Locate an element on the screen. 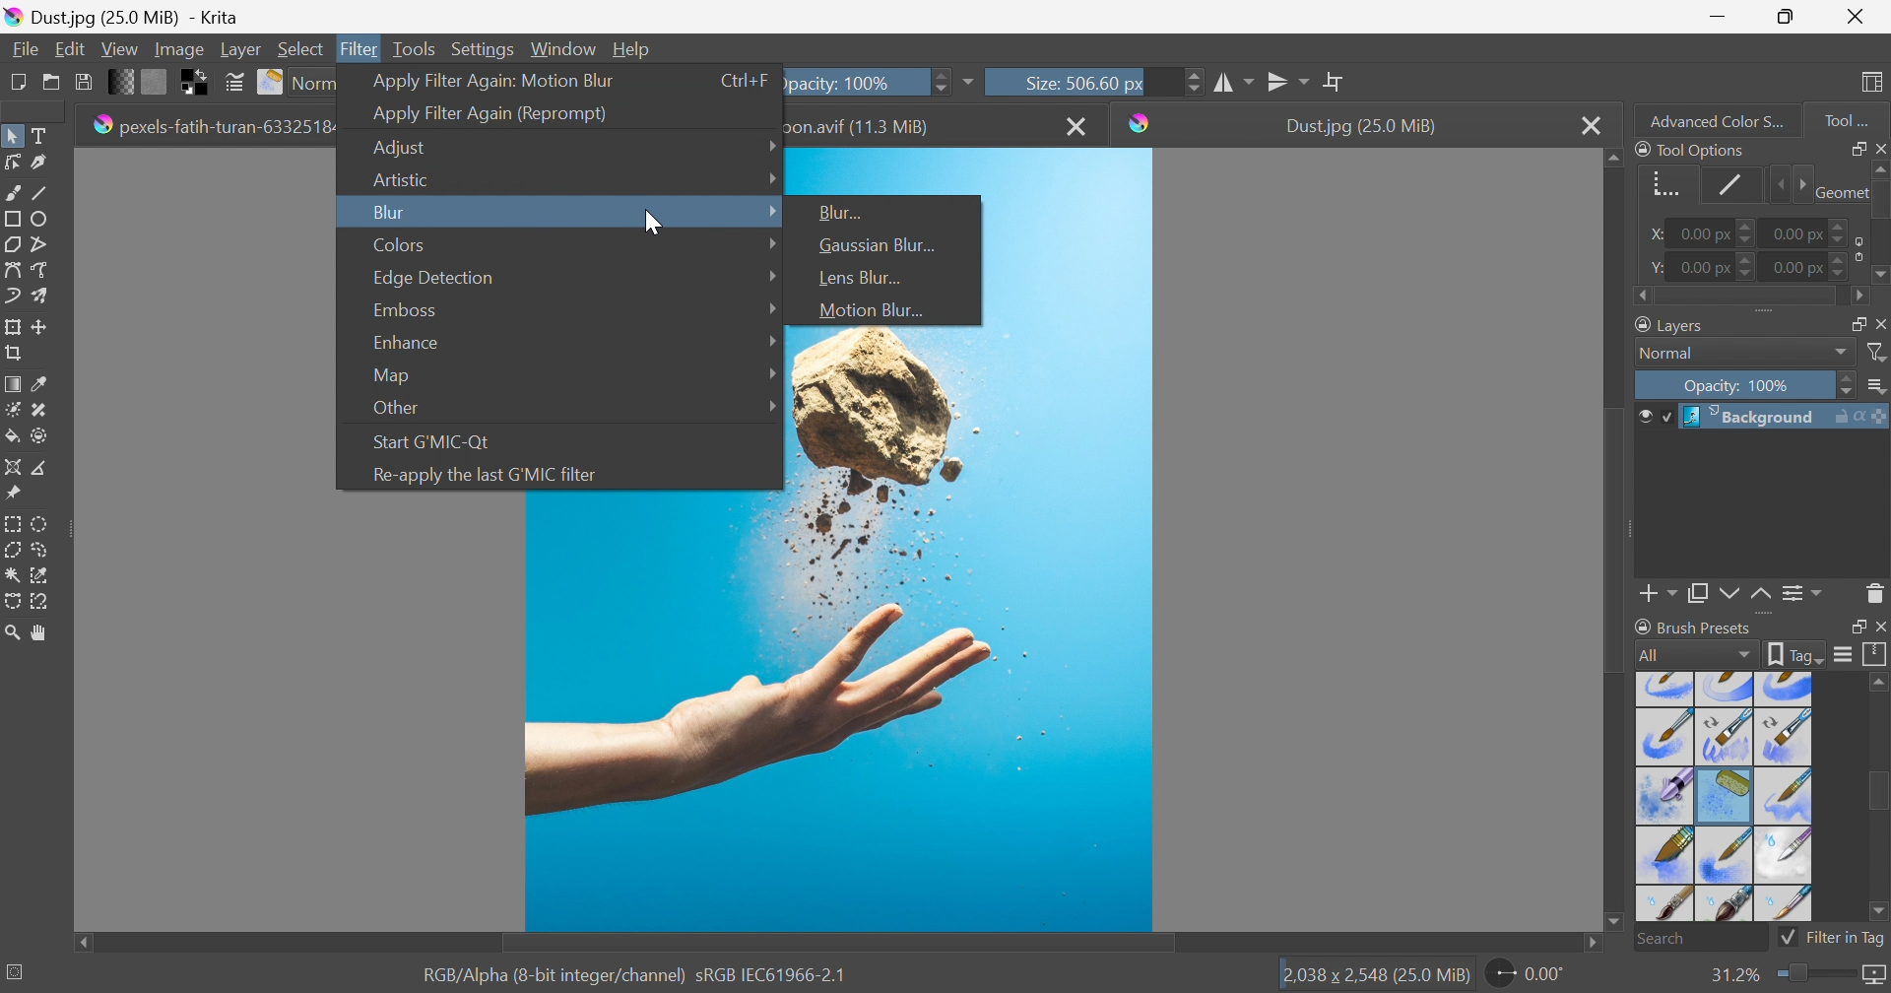 The image size is (1891, 993). Close is located at coordinates (1078, 125).